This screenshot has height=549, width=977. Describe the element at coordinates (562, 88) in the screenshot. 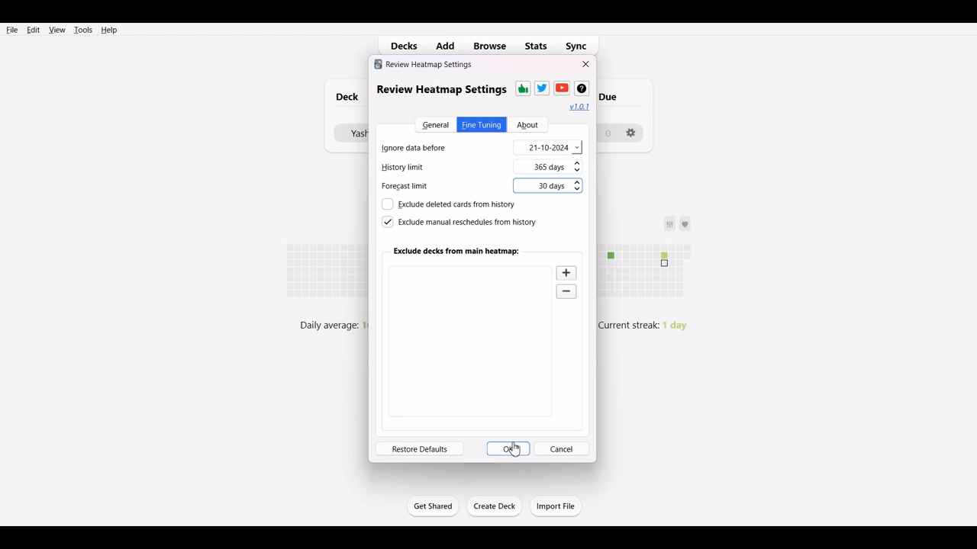

I see `Youtube` at that location.